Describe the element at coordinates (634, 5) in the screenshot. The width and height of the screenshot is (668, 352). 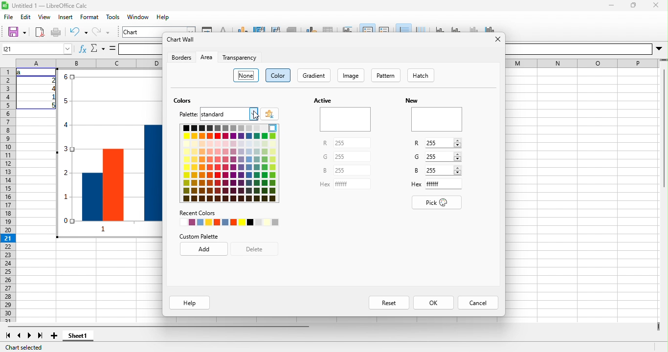
I see `maximize` at that location.